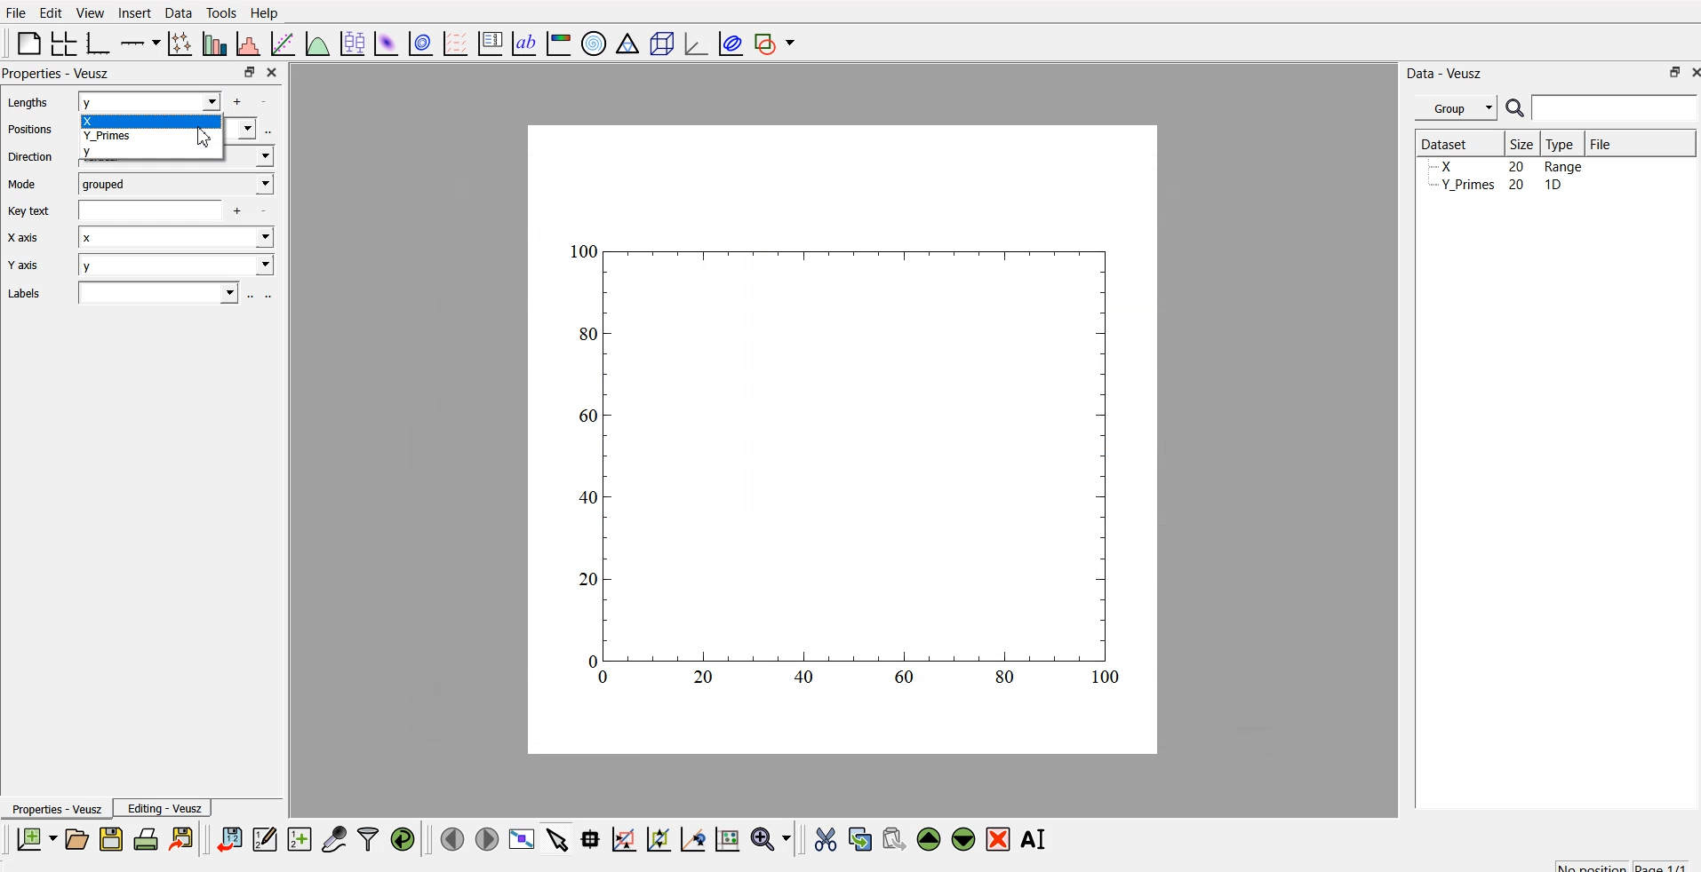 The width and height of the screenshot is (1701, 872). I want to click on Y axis y, so click(144, 266).